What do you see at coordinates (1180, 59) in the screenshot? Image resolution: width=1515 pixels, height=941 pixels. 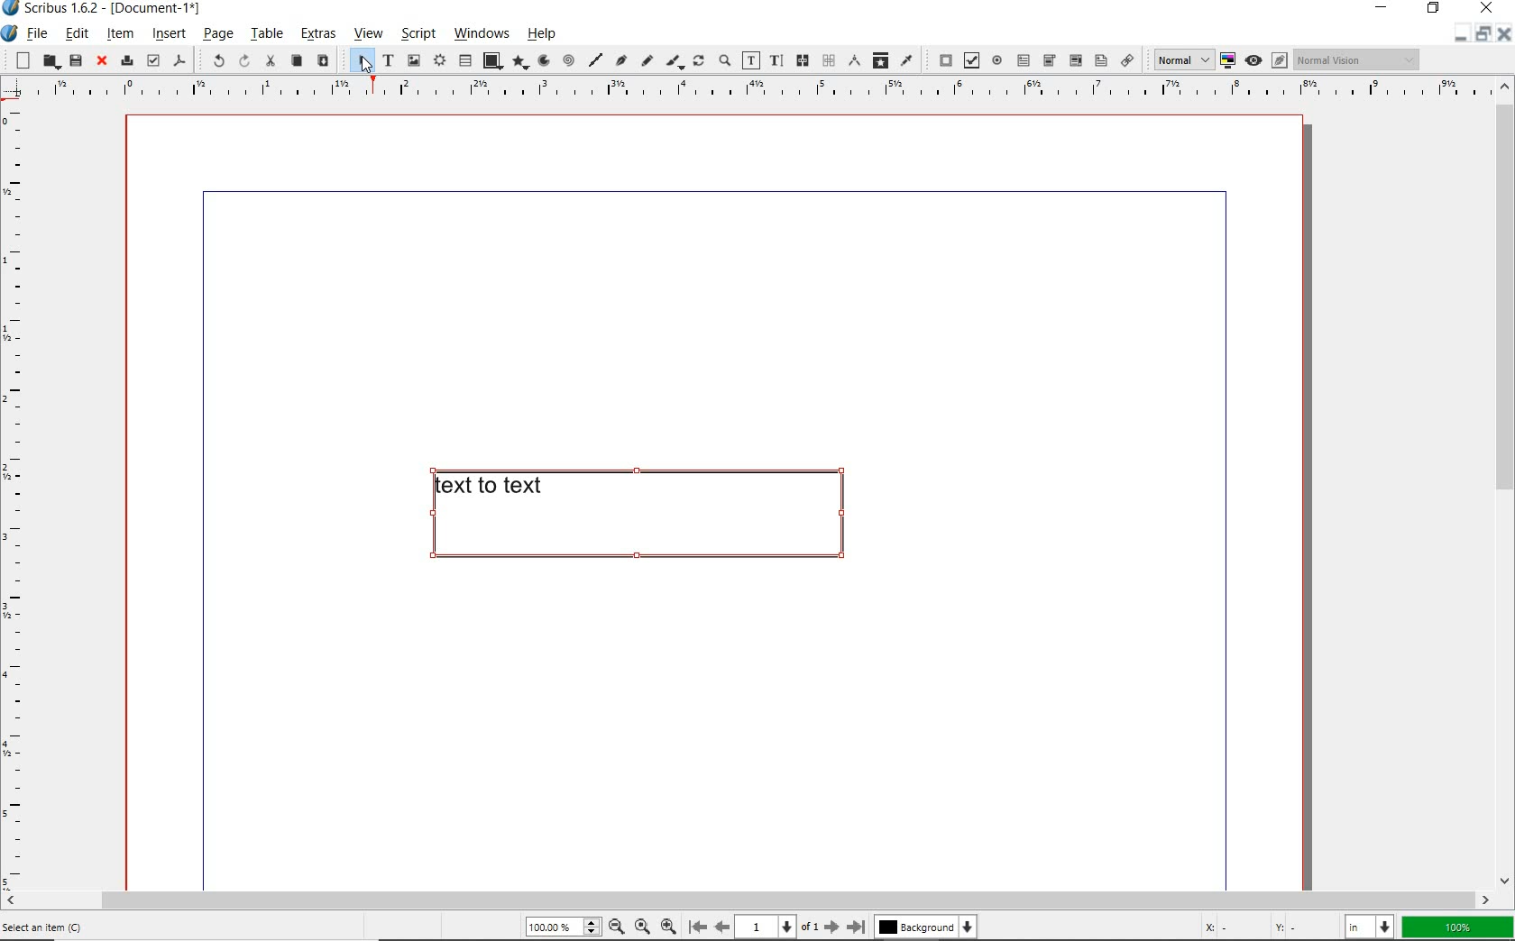 I see `normal` at bounding box center [1180, 59].